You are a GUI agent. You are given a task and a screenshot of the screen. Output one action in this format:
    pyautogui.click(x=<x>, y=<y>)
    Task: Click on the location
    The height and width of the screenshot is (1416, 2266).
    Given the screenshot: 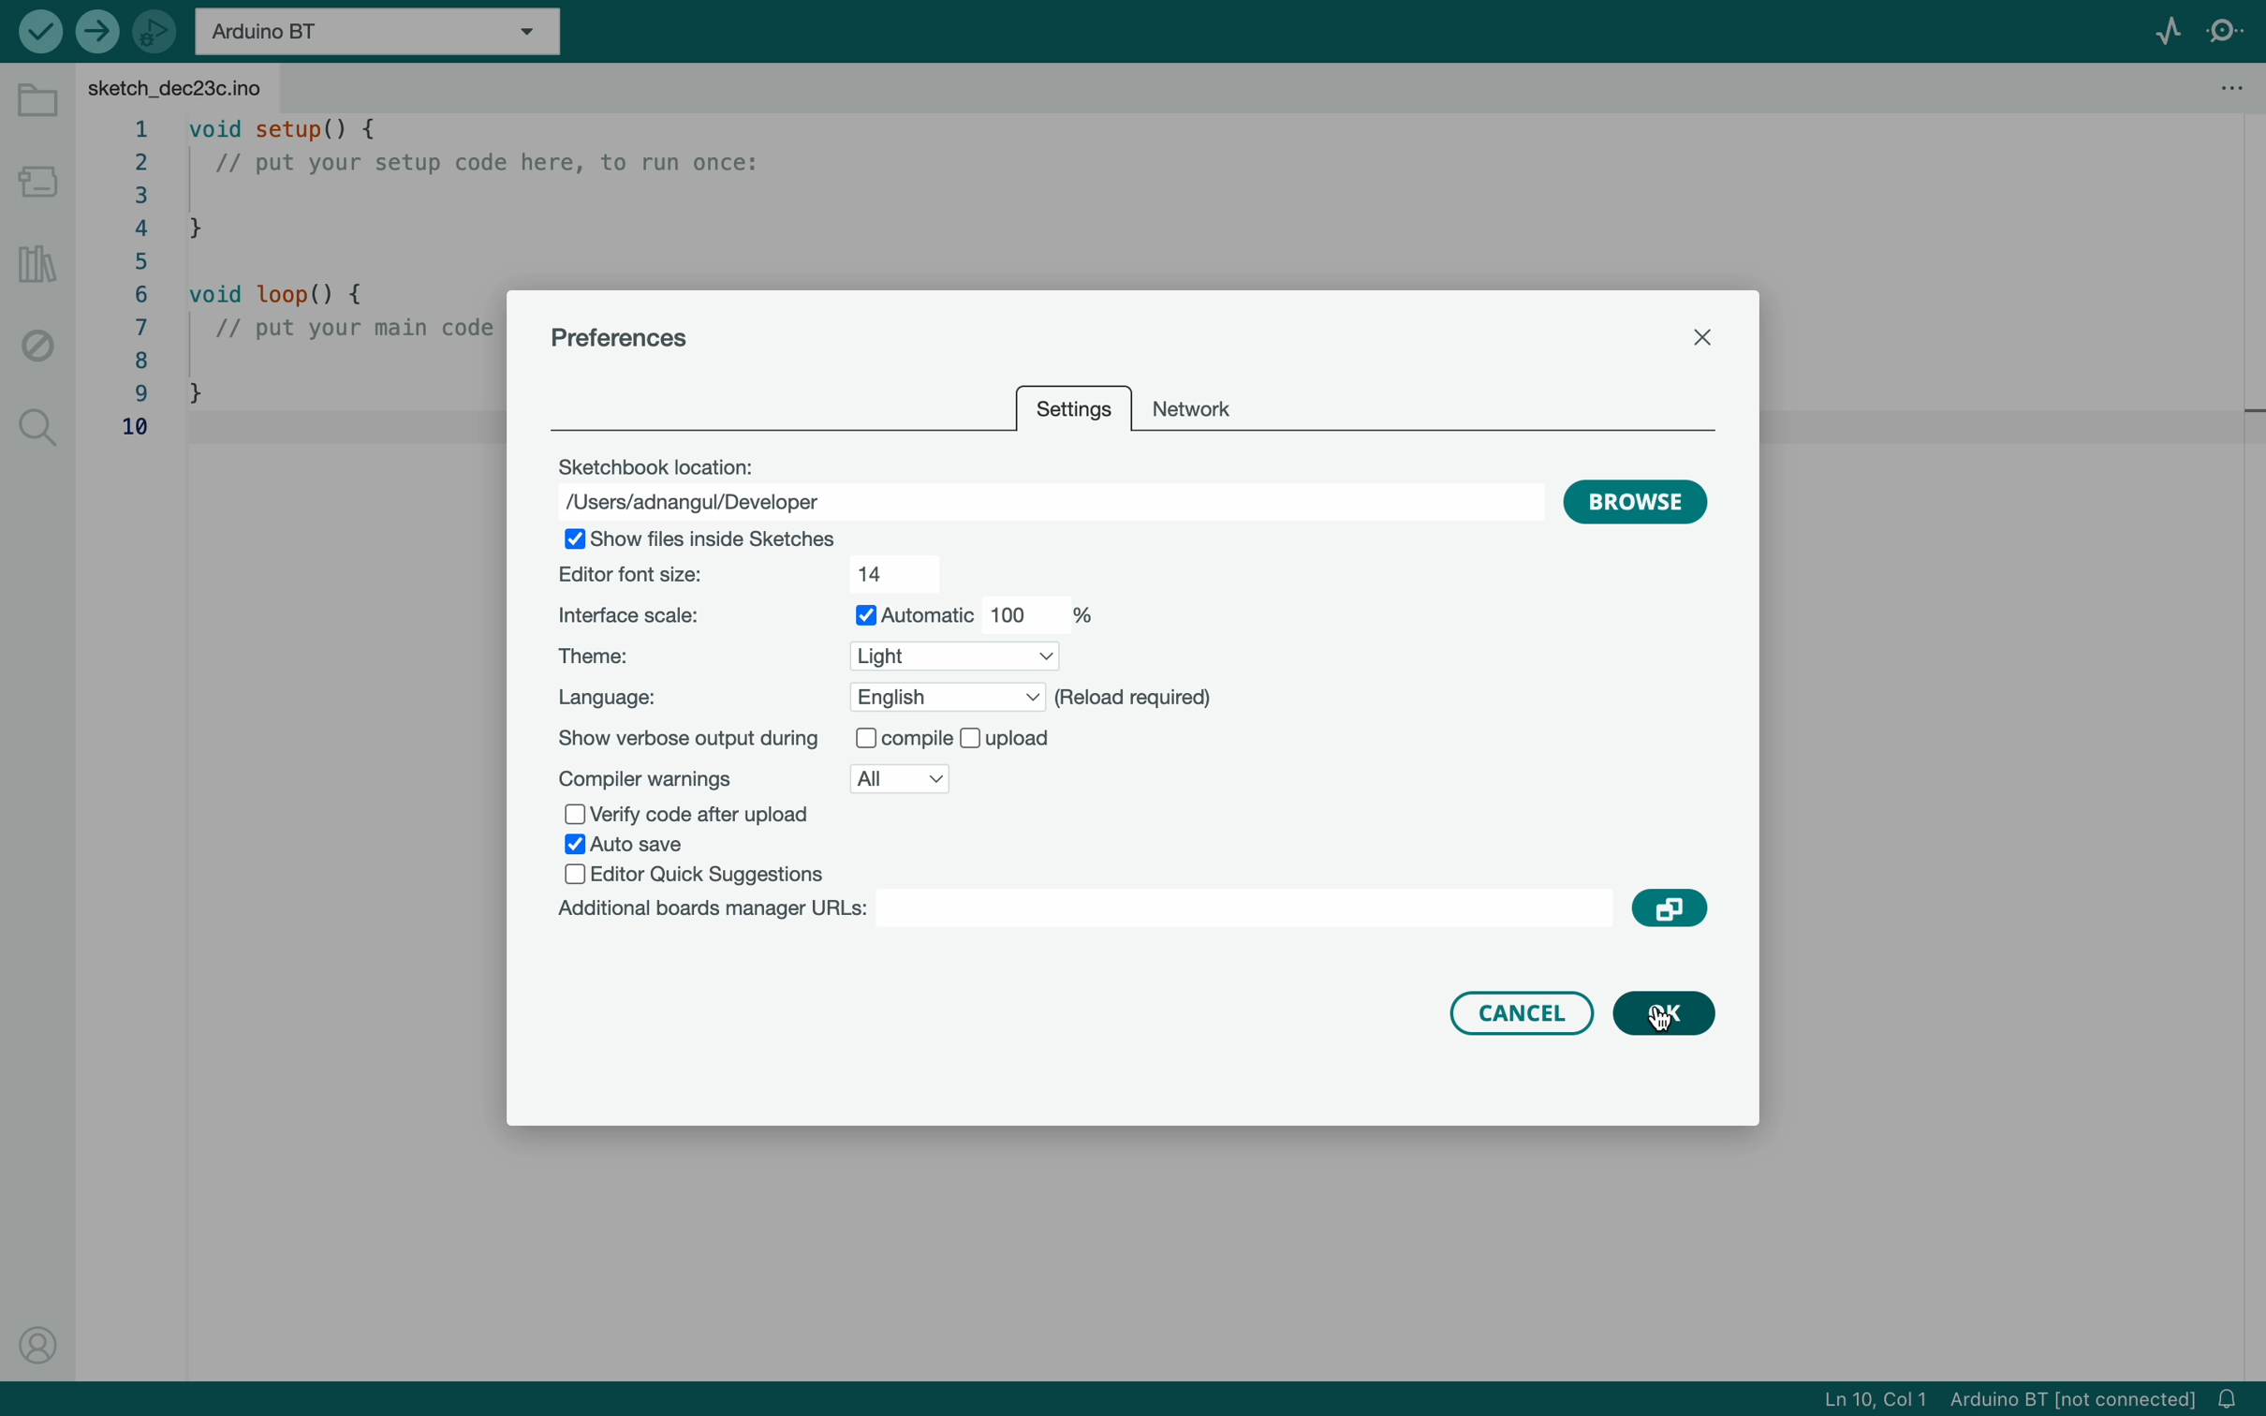 What is the action you would take?
    pyautogui.click(x=1043, y=483)
    